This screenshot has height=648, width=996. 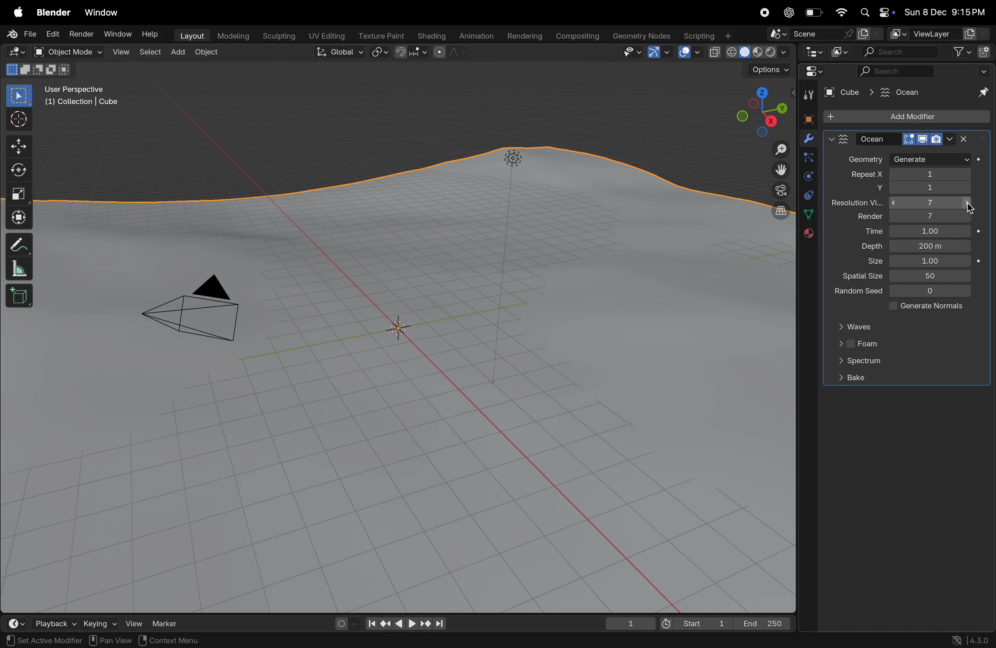 I want to click on 1, so click(x=932, y=189).